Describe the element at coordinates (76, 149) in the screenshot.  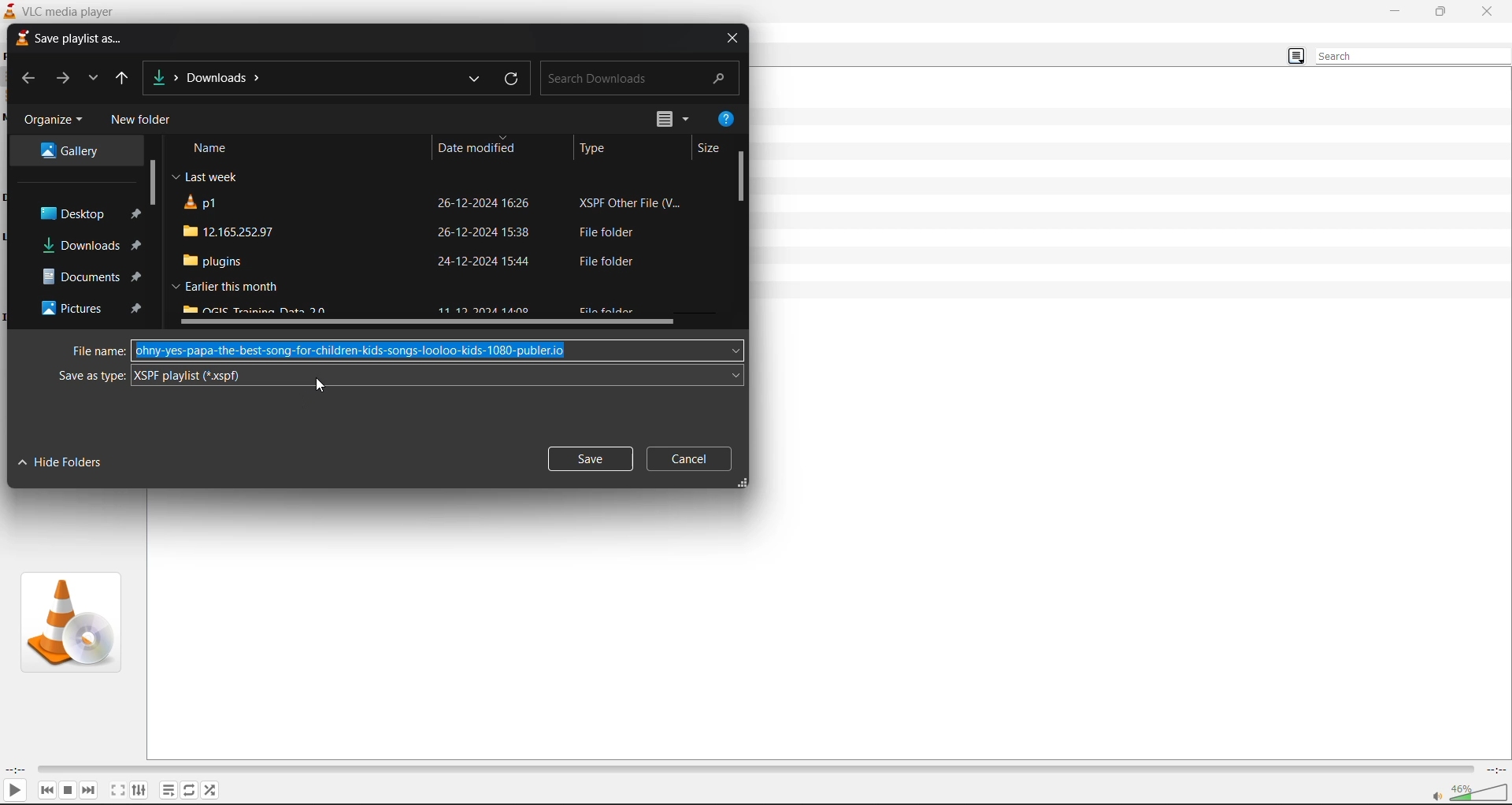
I see `gallery` at that location.